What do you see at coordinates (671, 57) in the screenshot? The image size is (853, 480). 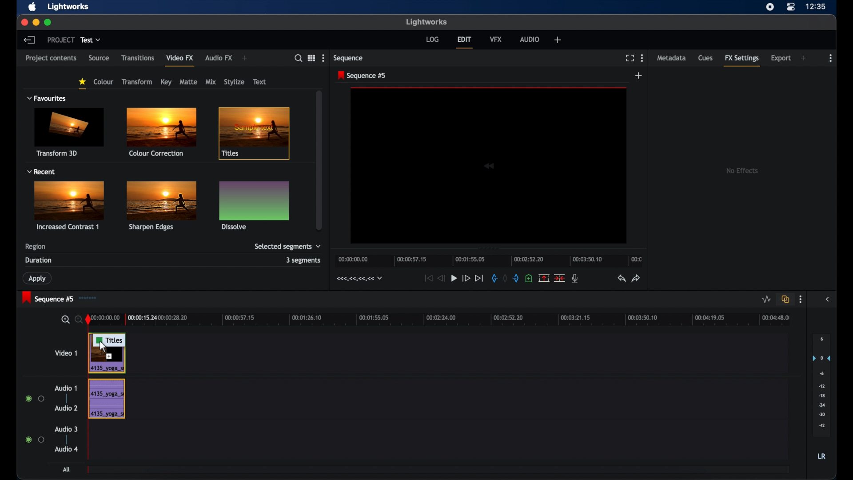 I see `metadata` at bounding box center [671, 57].